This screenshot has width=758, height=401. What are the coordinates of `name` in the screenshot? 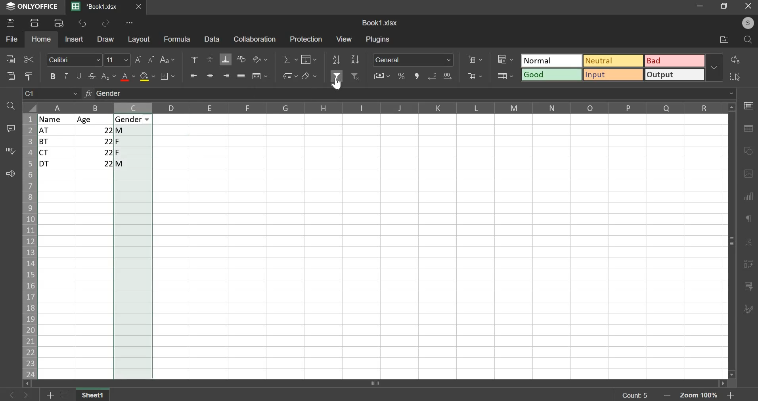 It's located at (57, 119).